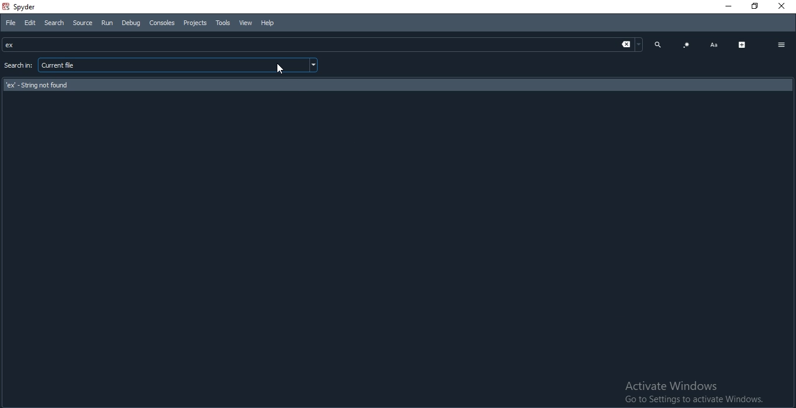 This screenshot has width=796, height=408. Describe the element at coordinates (9, 23) in the screenshot. I see `File ` at that location.